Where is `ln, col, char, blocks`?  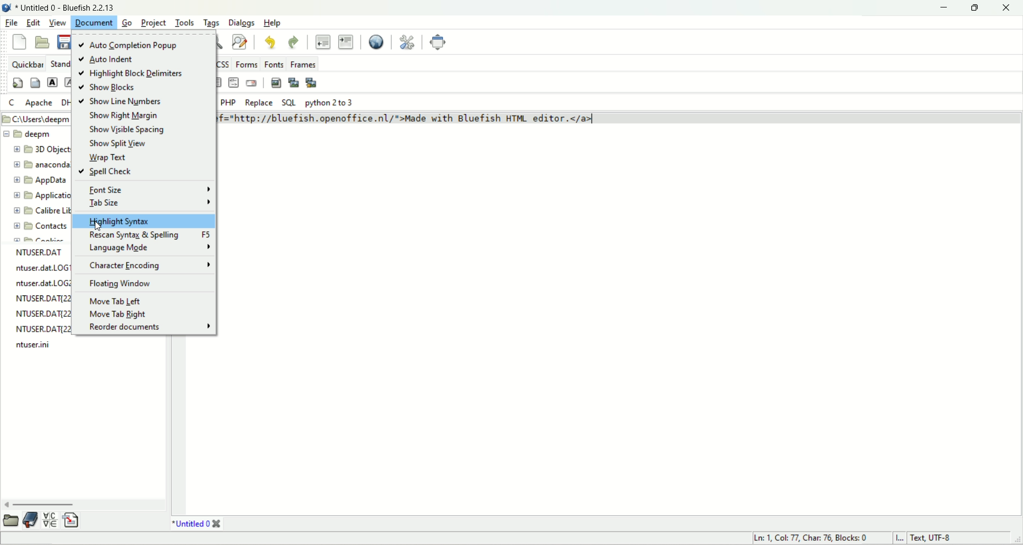
ln, col, char, blocks is located at coordinates (807, 538).